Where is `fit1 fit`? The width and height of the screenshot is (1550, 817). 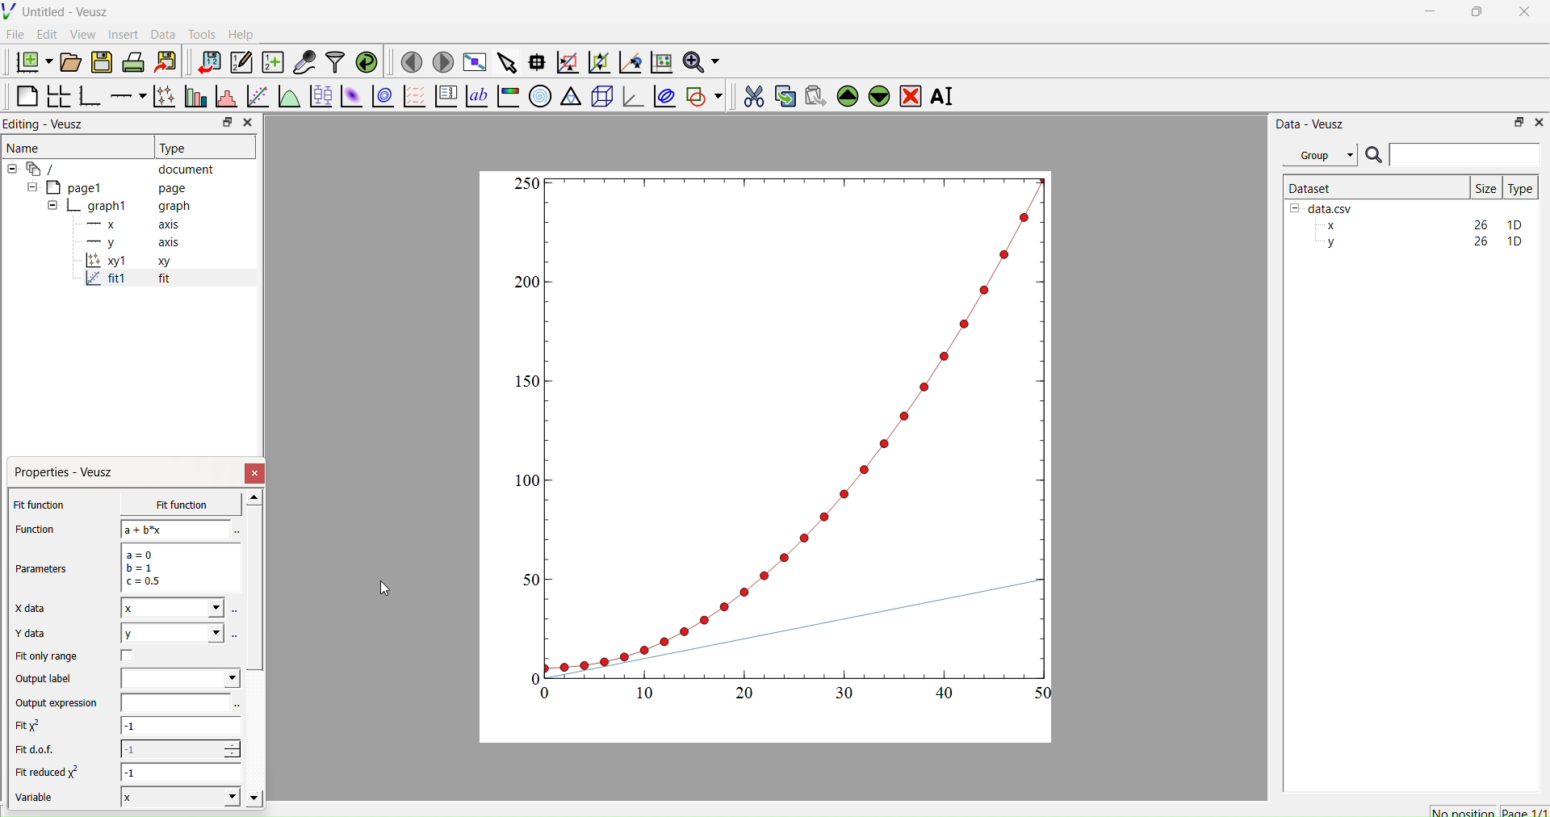
fit1 fit is located at coordinates (126, 282).